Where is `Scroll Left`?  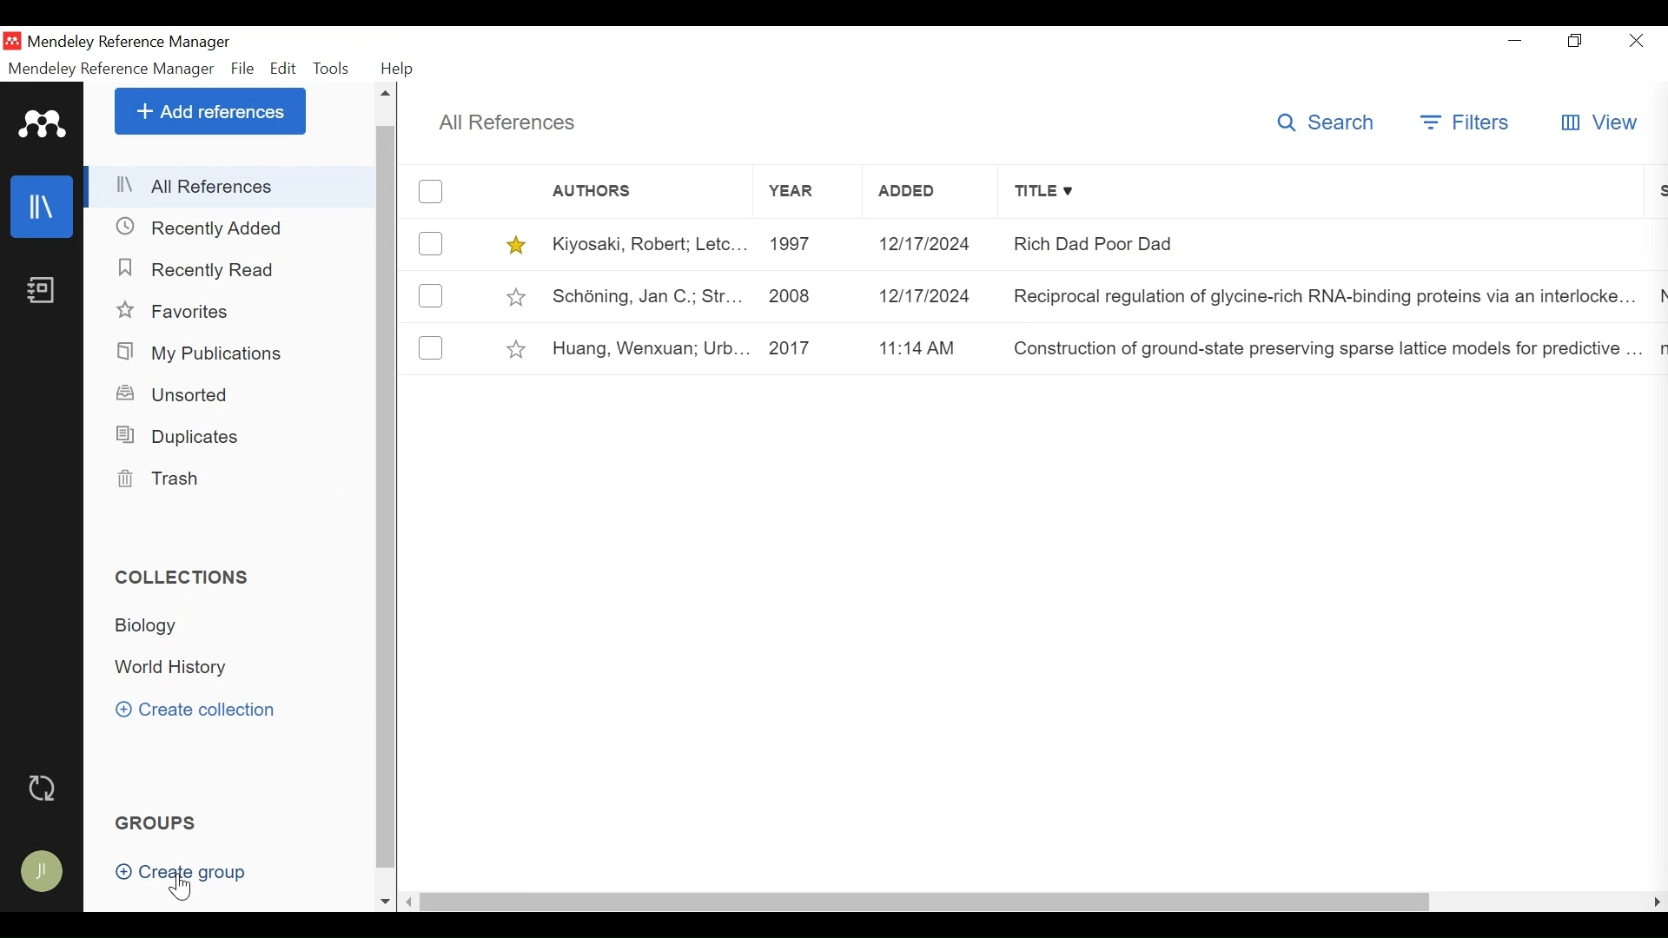
Scroll Left is located at coordinates (413, 901).